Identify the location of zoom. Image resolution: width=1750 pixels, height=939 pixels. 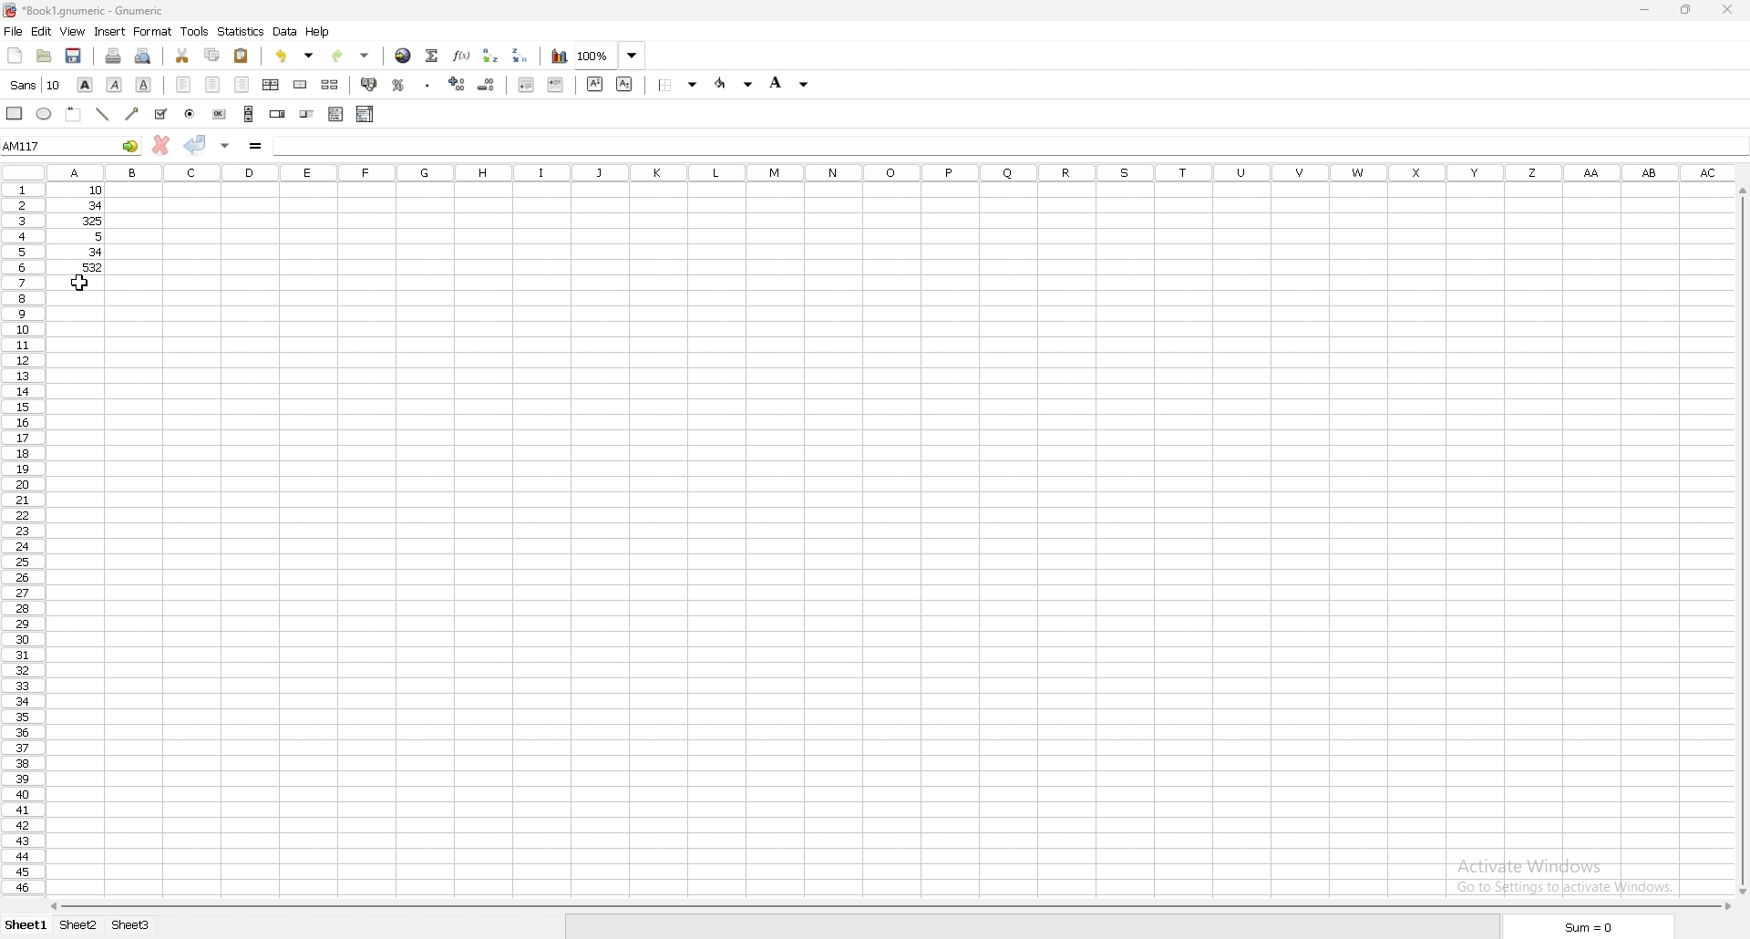
(609, 56).